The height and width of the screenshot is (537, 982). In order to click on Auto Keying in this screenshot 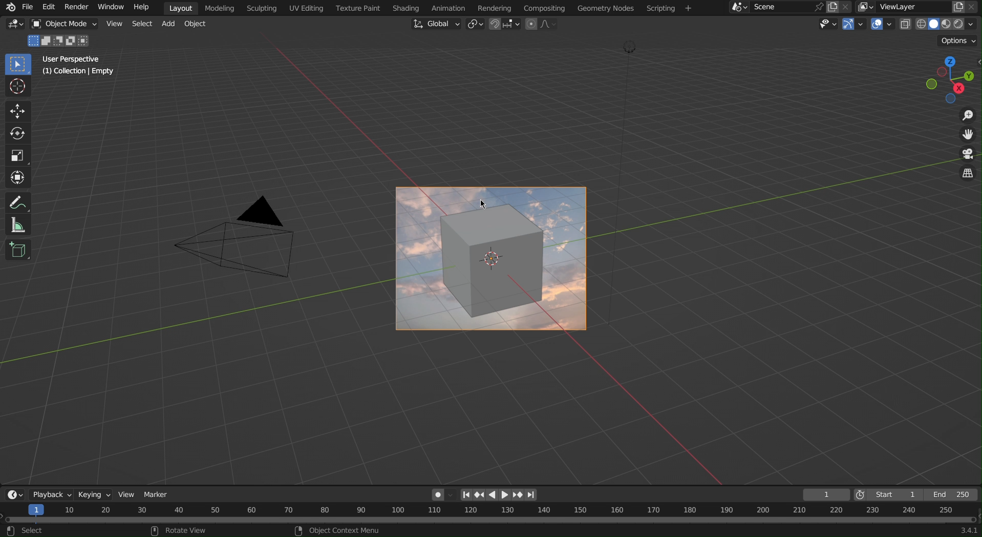, I will do `click(439, 493)`.